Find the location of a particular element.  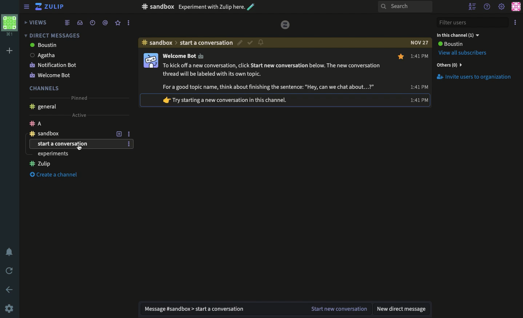

Active is located at coordinates (79, 114).